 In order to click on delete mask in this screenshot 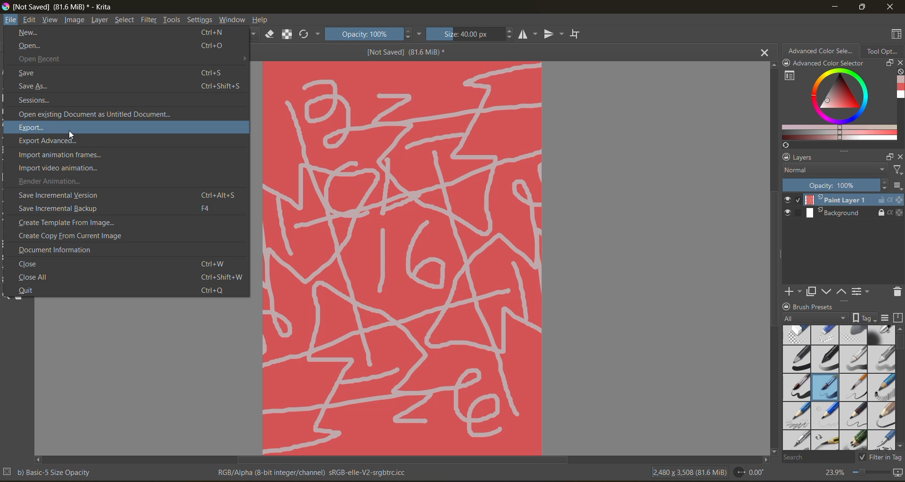, I will do `click(897, 293)`.